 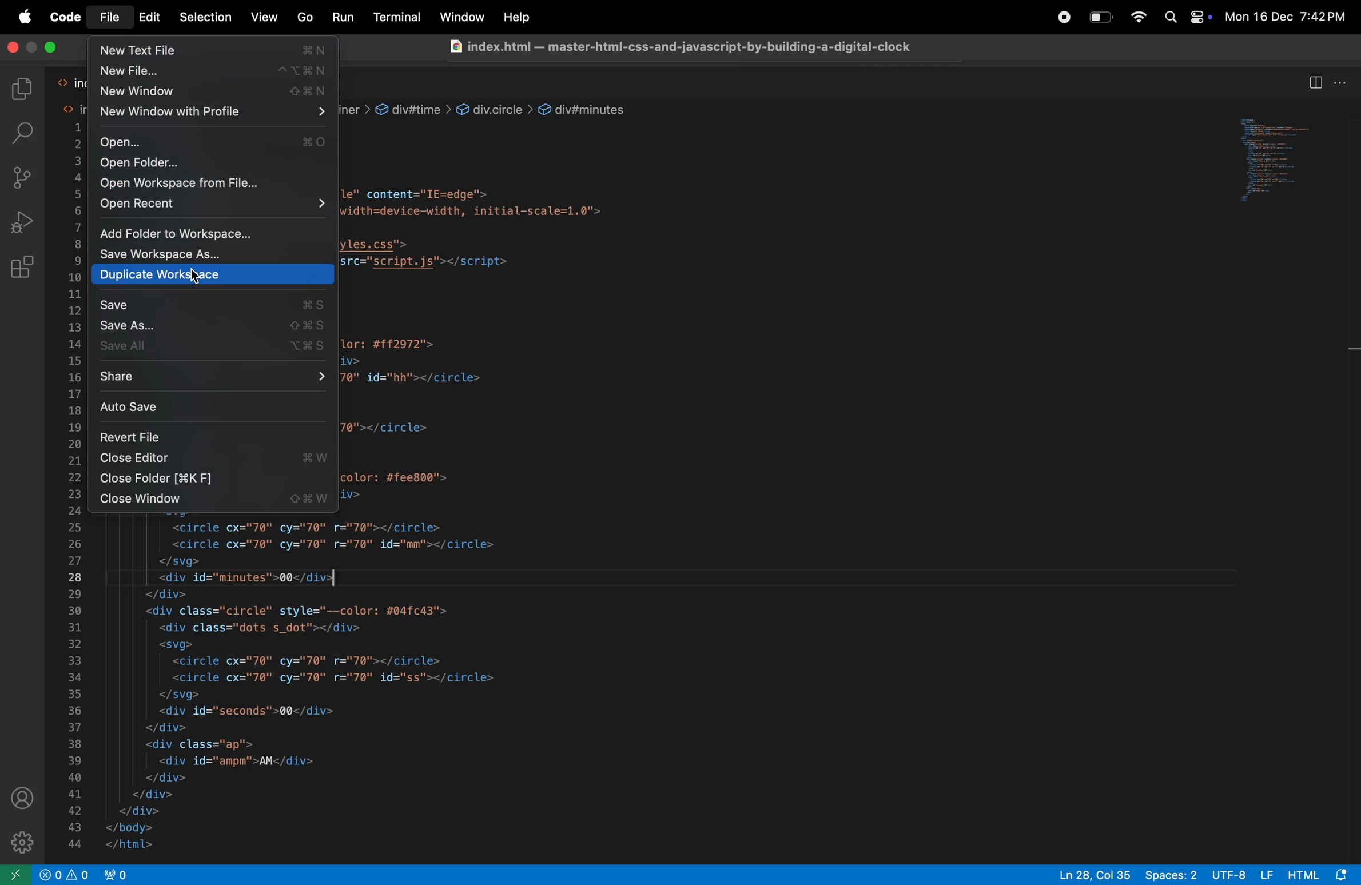 I want to click on window, so click(x=1287, y=159).